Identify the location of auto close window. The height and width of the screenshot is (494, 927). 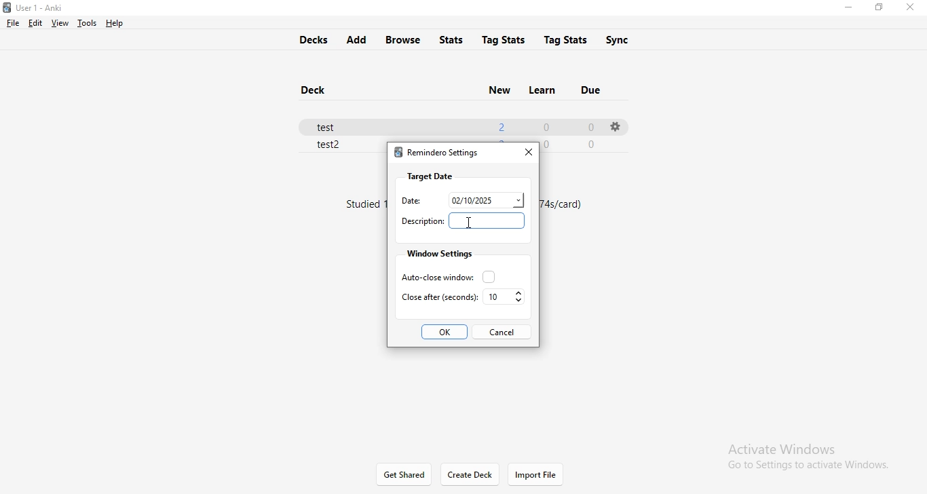
(444, 276).